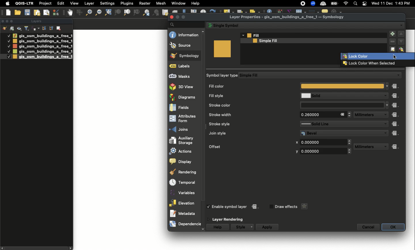  What do you see at coordinates (79, 13) in the screenshot?
I see `Style manager` at bounding box center [79, 13].